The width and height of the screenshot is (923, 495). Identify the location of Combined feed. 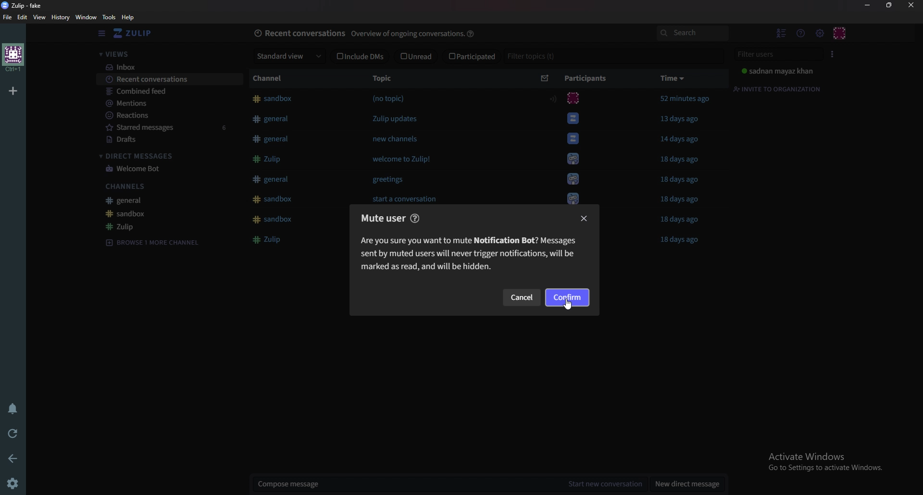
(165, 92).